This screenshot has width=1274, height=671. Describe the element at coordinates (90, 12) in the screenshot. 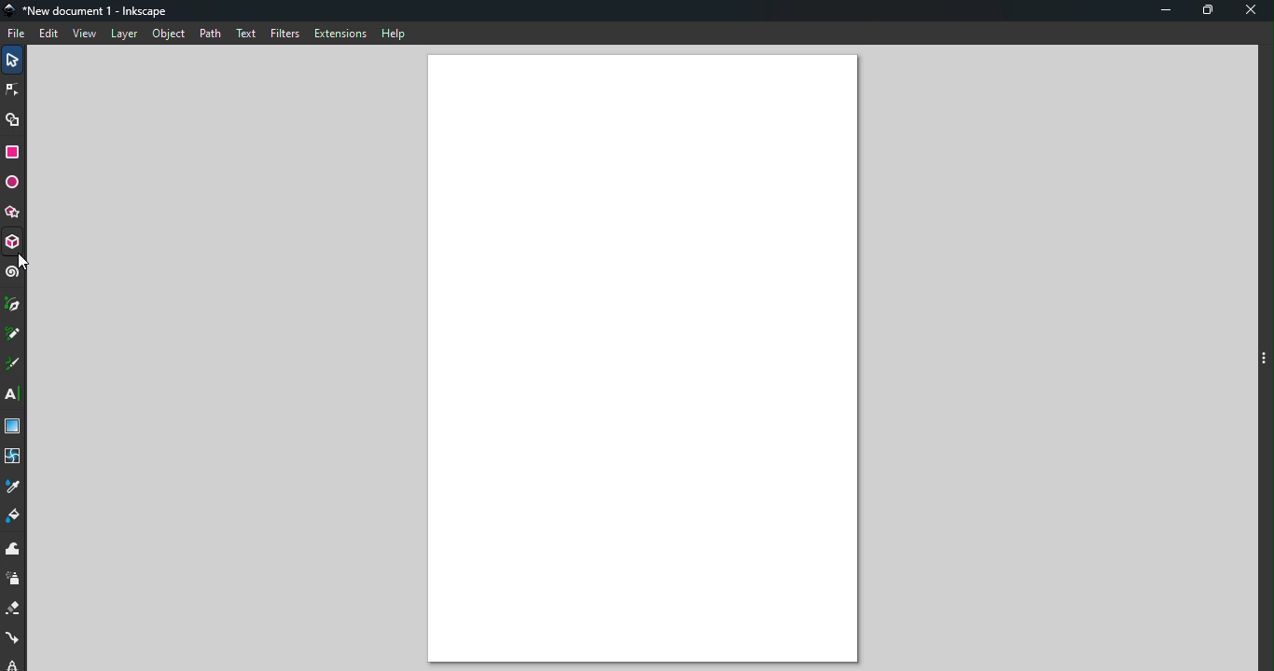

I see ` *New document 1 - Inkscape` at that location.